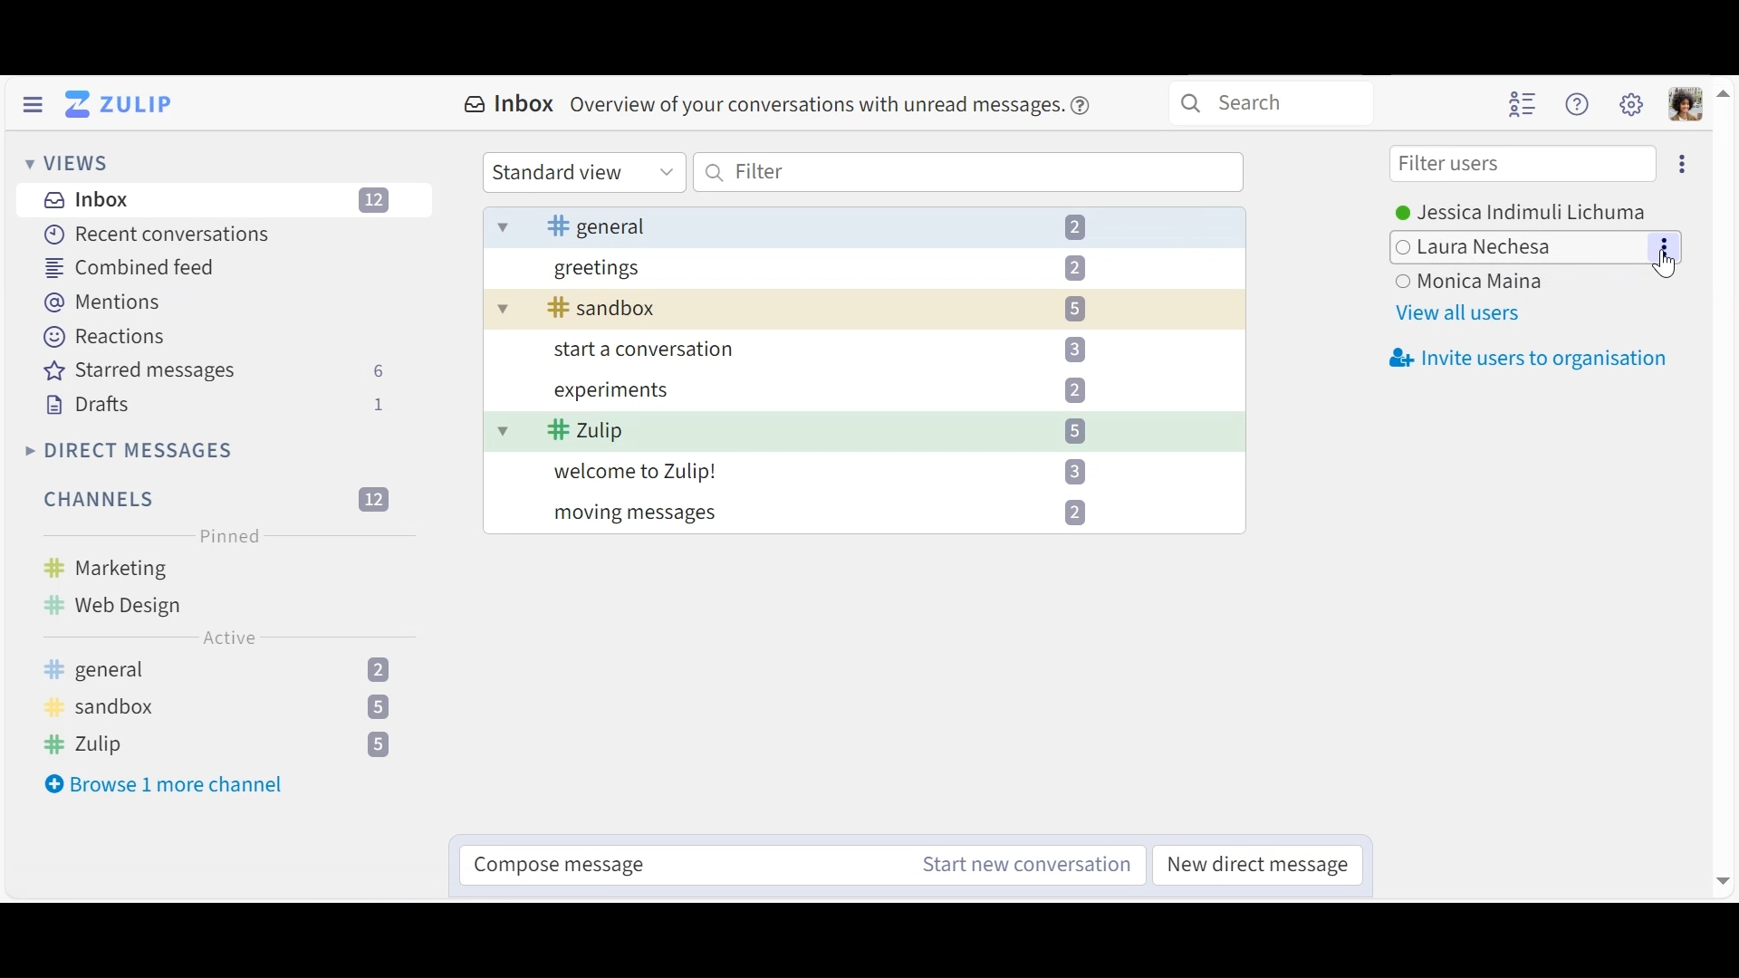 Image resolution: width=1739 pixels, height=978 pixels. Describe the element at coordinates (105, 302) in the screenshot. I see `Mentions` at that location.